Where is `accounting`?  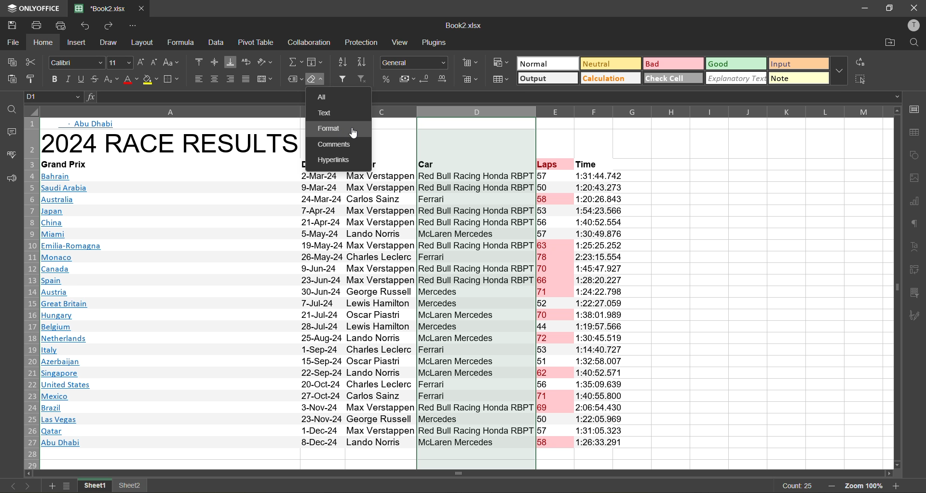 accounting is located at coordinates (408, 79).